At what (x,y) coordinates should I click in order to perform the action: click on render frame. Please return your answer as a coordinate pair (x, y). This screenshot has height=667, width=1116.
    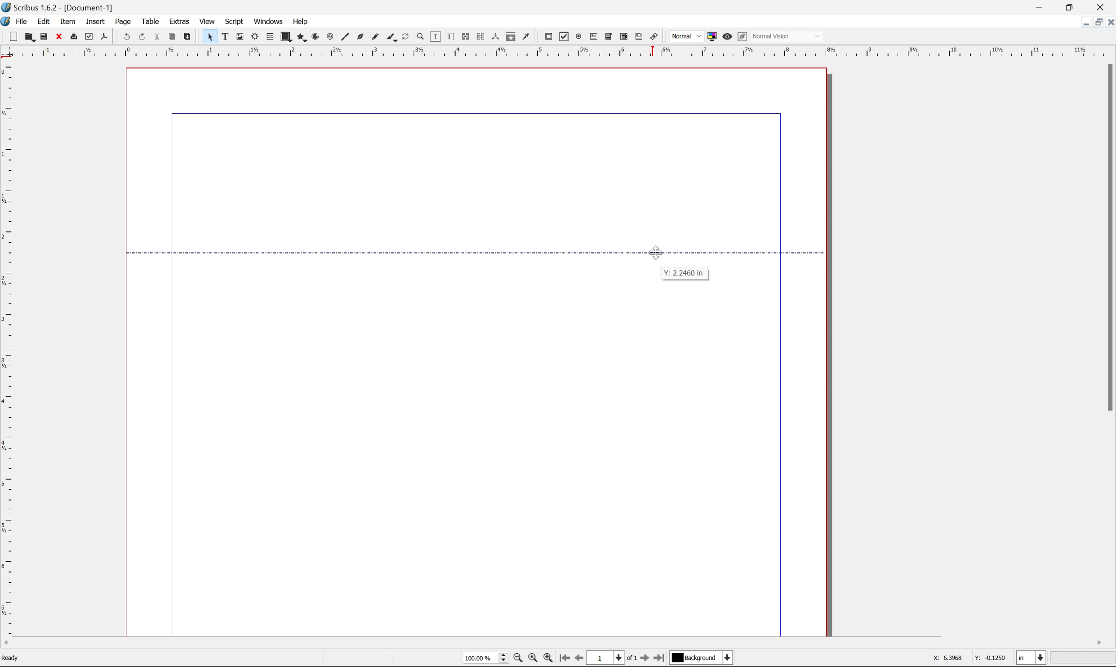
    Looking at the image, I should click on (256, 37).